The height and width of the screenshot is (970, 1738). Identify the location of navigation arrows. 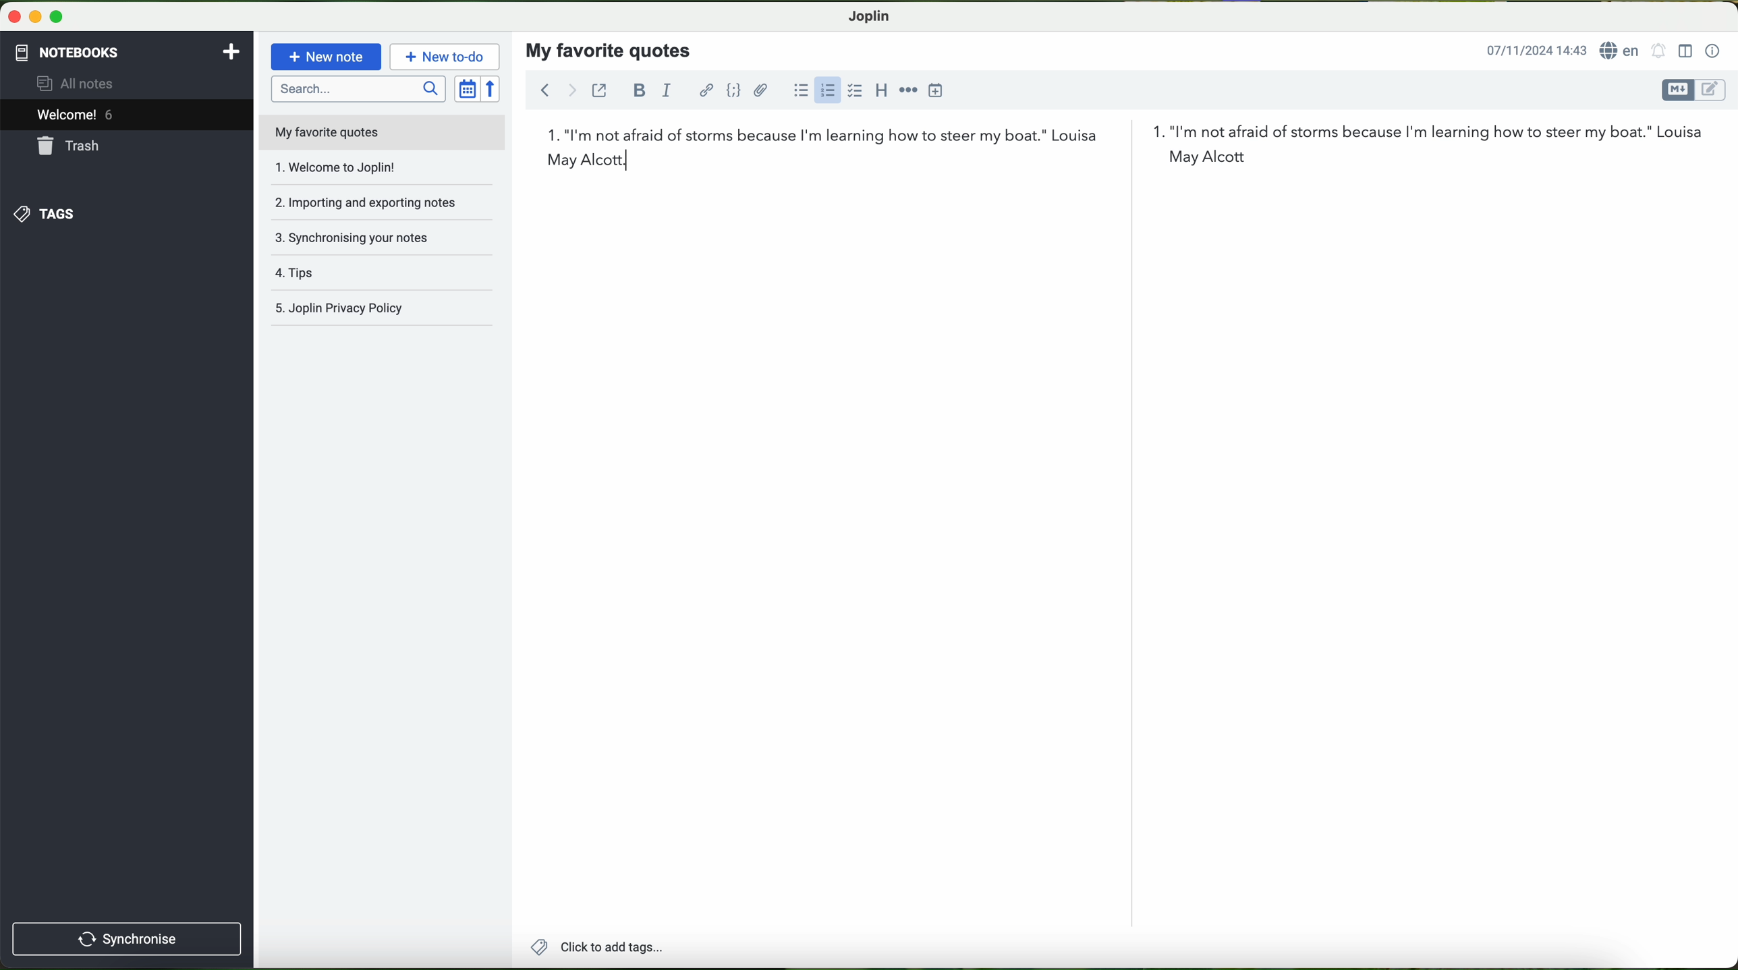
(553, 90).